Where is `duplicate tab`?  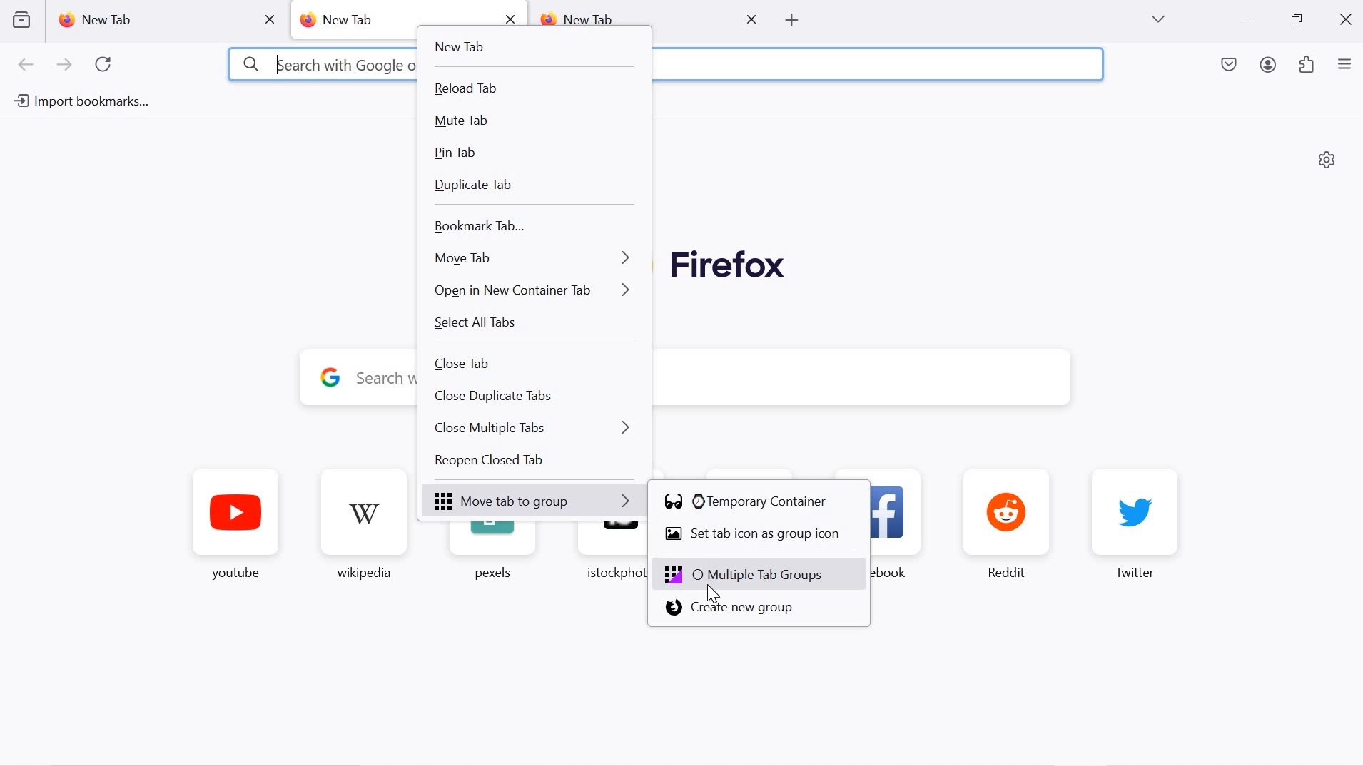
duplicate tab is located at coordinates (538, 190).